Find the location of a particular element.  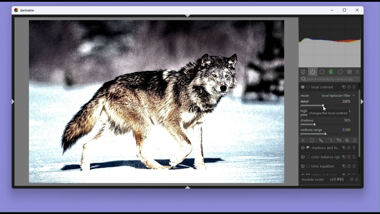

raster mask is located at coordinates (347, 140).